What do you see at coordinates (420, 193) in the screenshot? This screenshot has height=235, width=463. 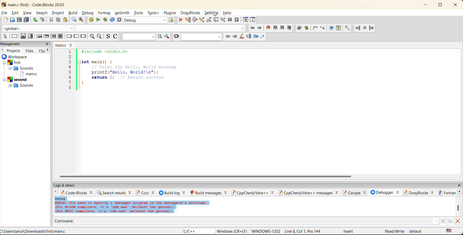 I see `doxyblocks` at bounding box center [420, 193].